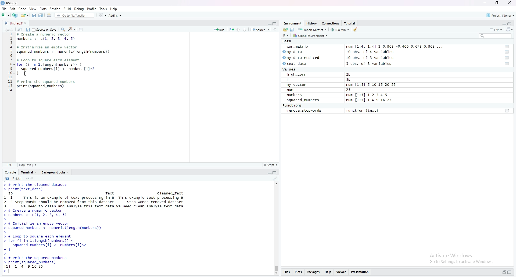 The width and height of the screenshot is (516, 277). Describe the element at coordinates (26, 172) in the screenshot. I see `Terminal` at that location.